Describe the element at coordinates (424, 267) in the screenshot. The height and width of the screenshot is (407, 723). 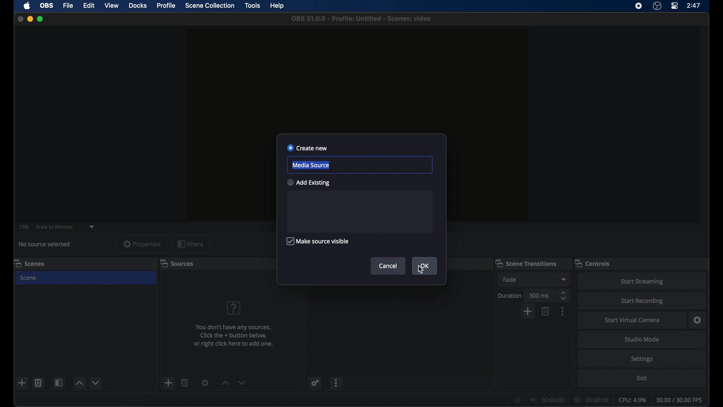
I see `ok` at that location.